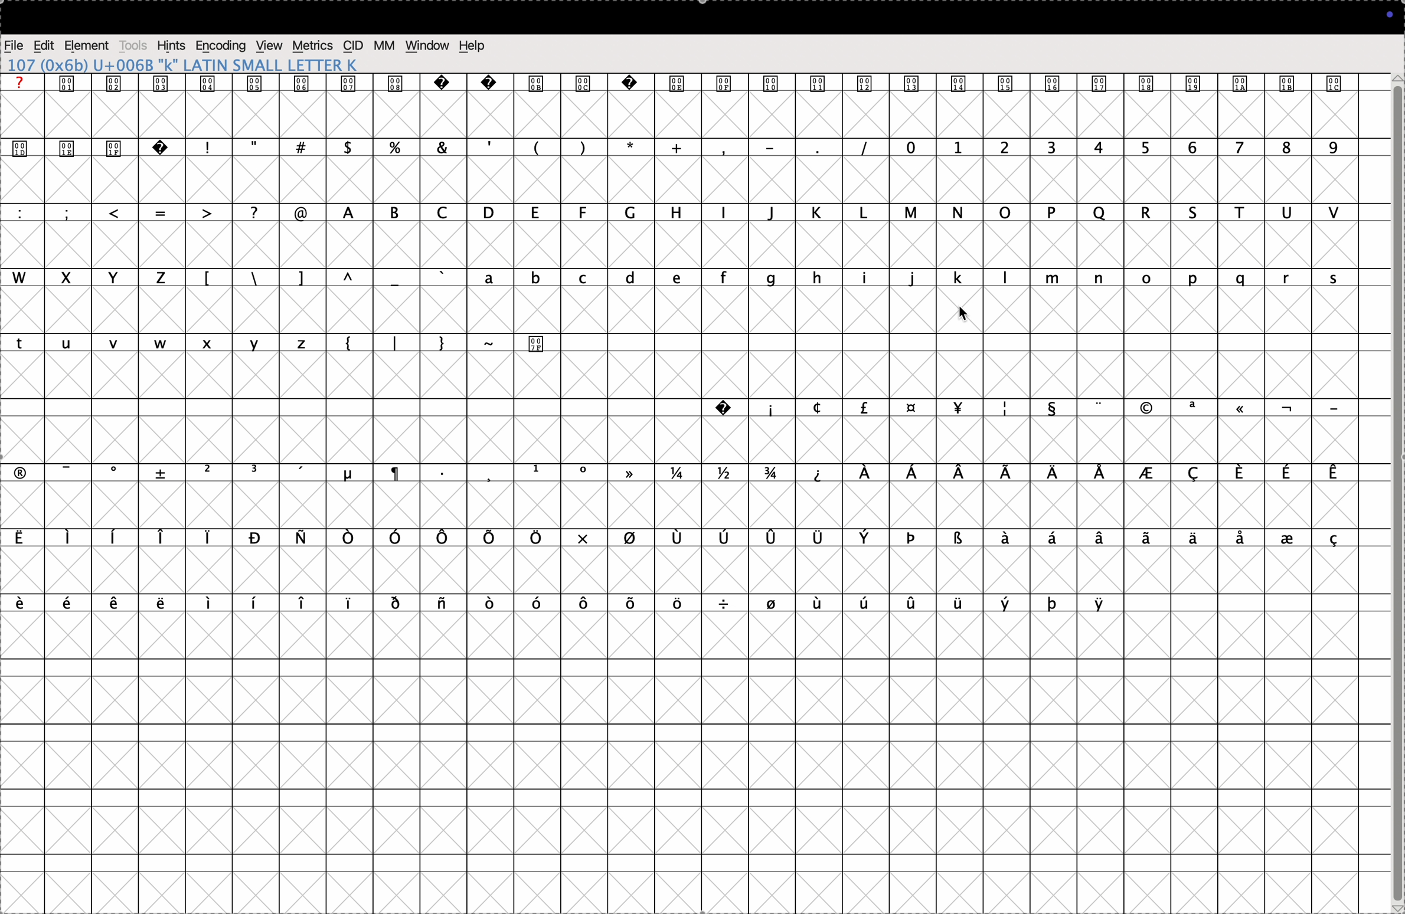  I want to click on symbol list of o, so click(276, 539).